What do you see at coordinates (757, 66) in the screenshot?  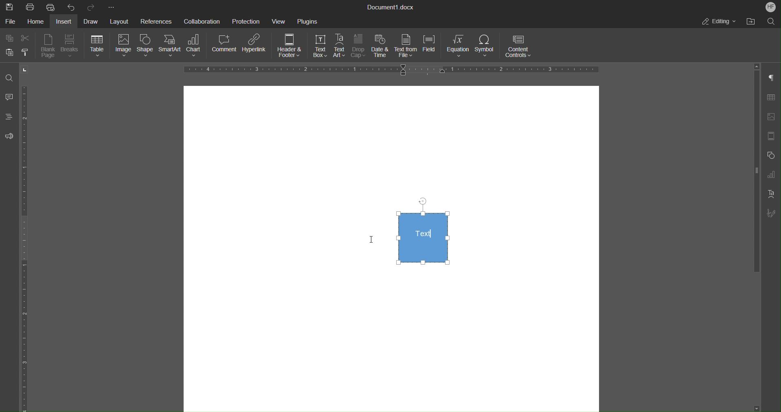 I see `Scroll up` at bounding box center [757, 66].